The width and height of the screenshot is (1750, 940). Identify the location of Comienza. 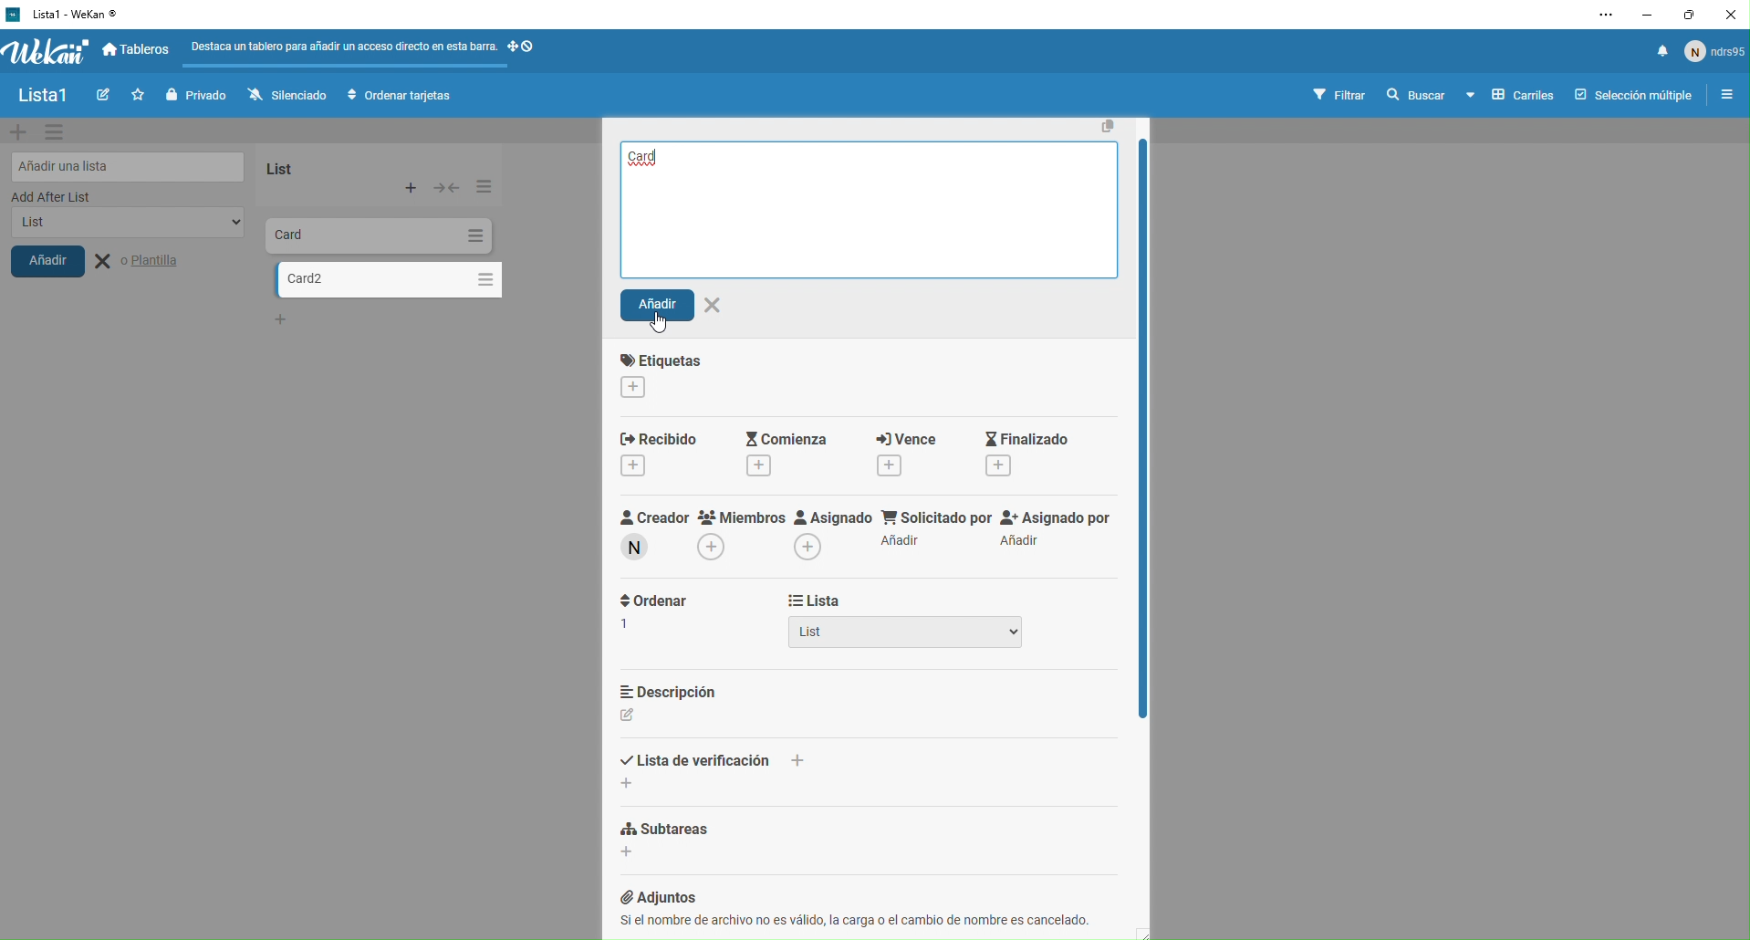
(782, 442).